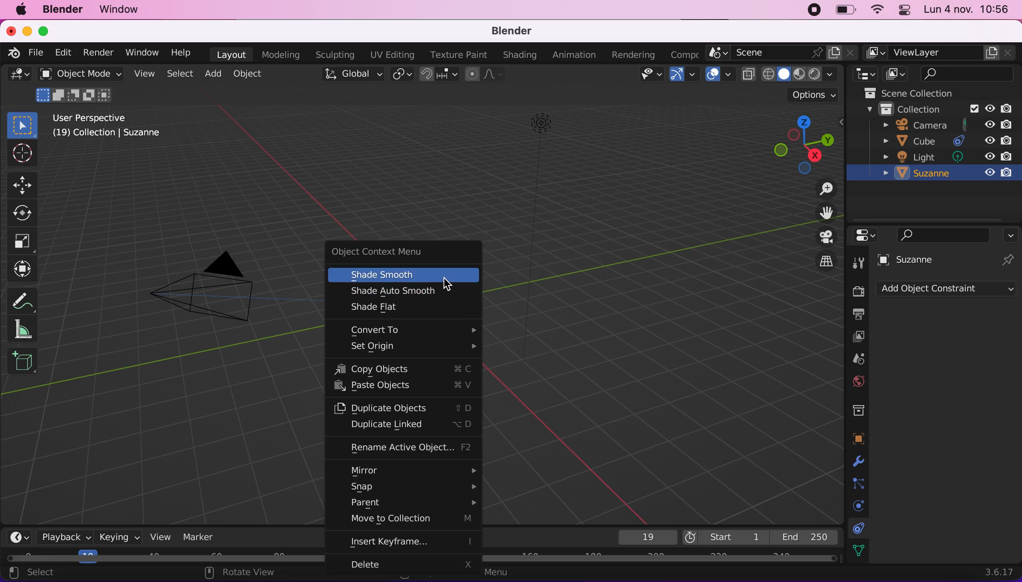 The width and height of the screenshot is (1022, 582). What do you see at coordinates (857, 482) in the screenshot?
I see `particles` at bounding box center [857, 482].